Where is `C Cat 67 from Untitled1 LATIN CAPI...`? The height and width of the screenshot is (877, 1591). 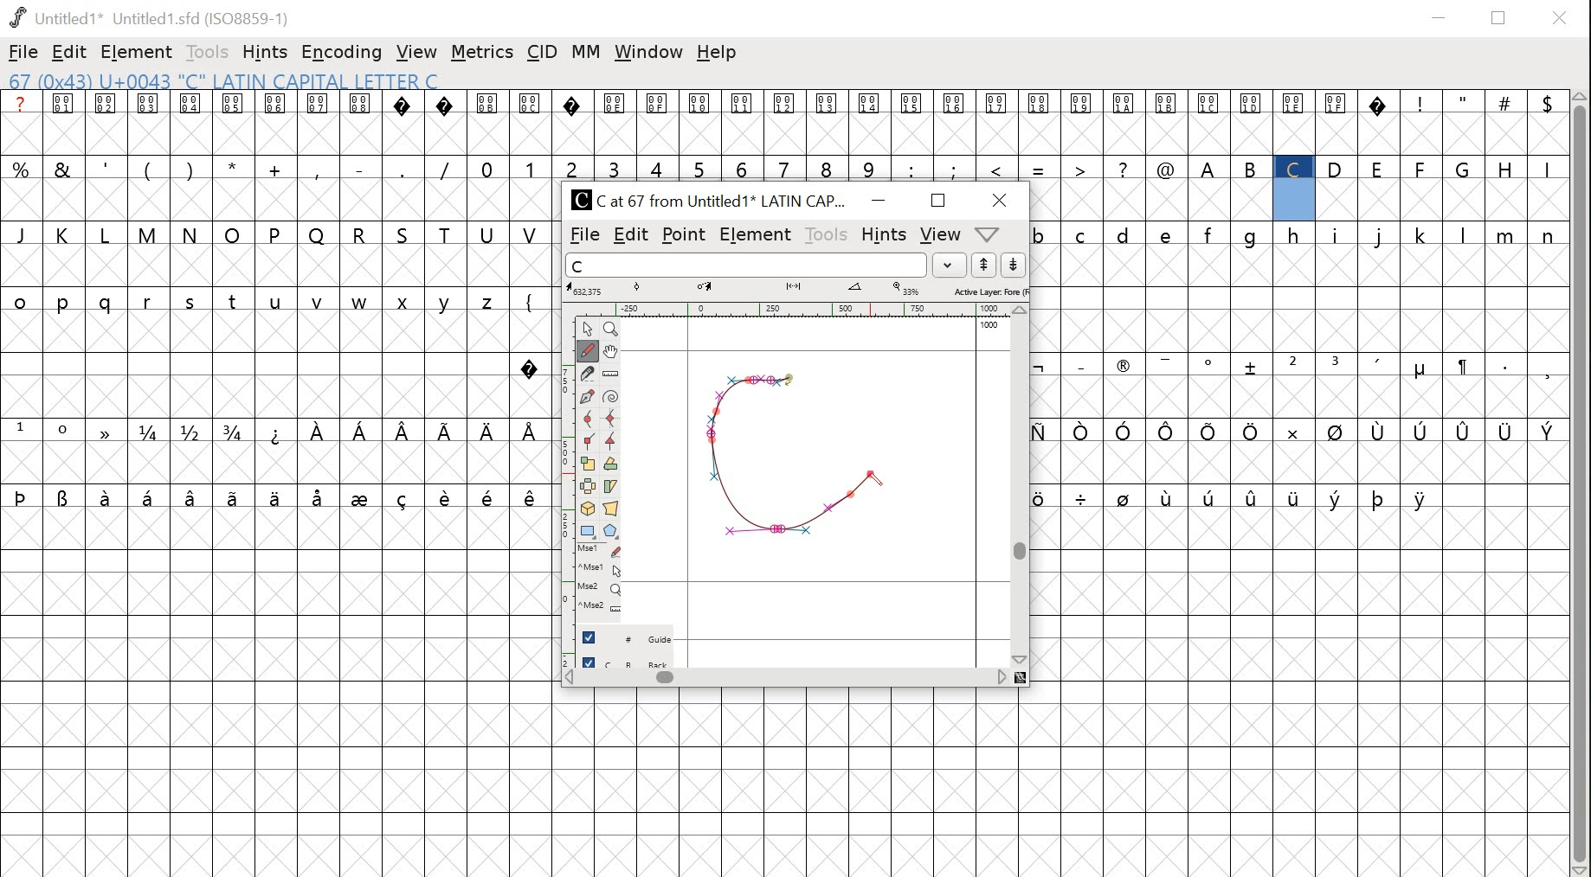
C Cat 67 from Untitled1 LATIN CAPI... is located at coordinates (711, 199).